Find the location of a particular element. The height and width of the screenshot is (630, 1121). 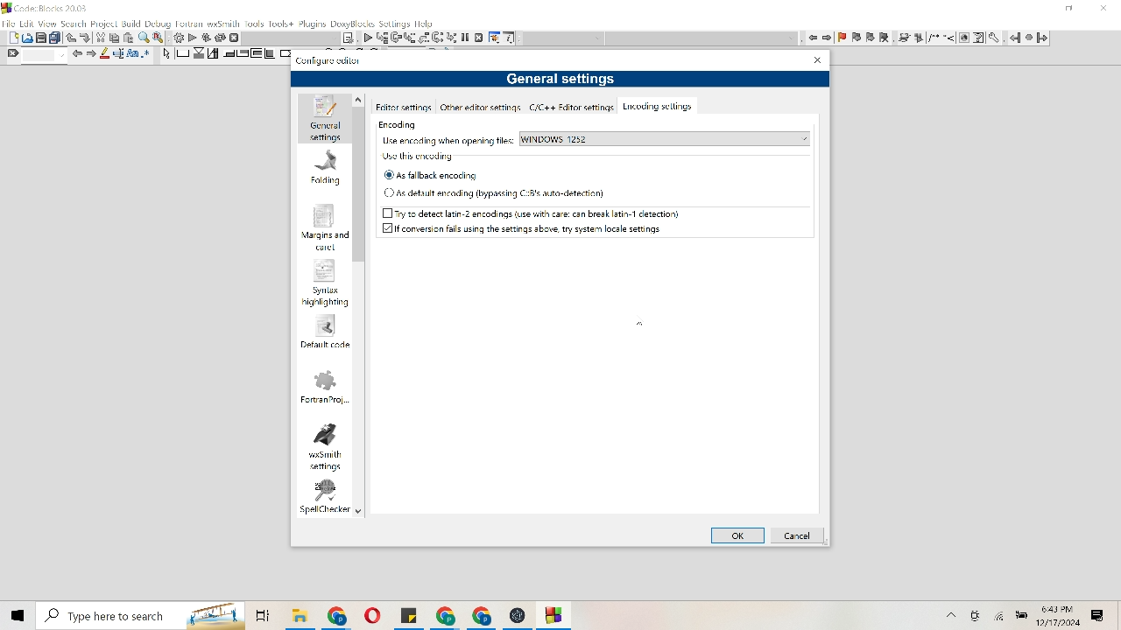

Vertical scroll bar is located at coordinates (361, 304).